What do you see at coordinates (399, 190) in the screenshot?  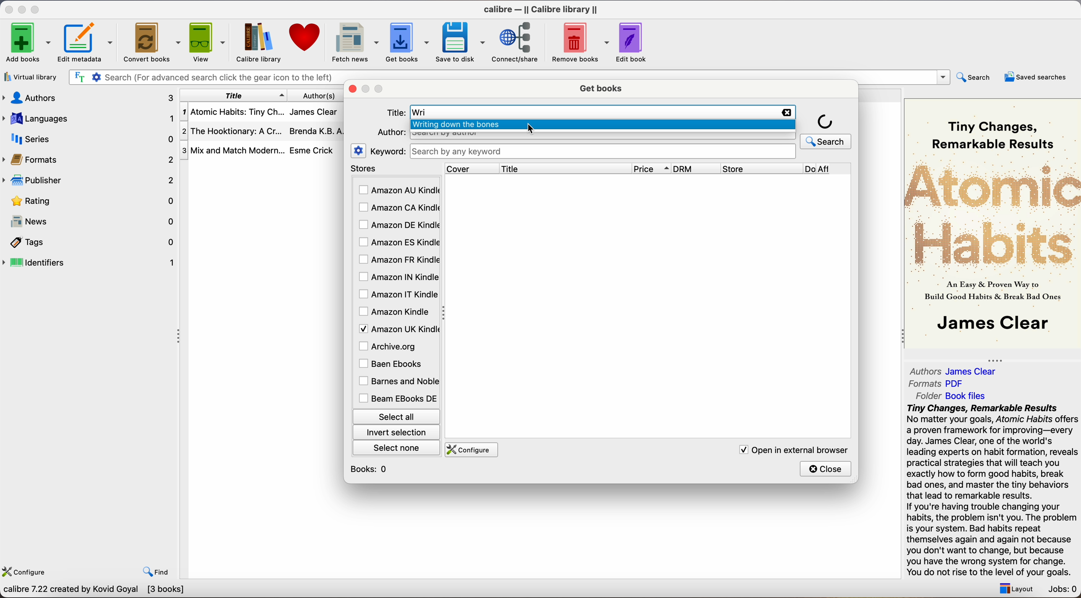 I see `amazon AU Kindle` at bounding box center [399, 190].